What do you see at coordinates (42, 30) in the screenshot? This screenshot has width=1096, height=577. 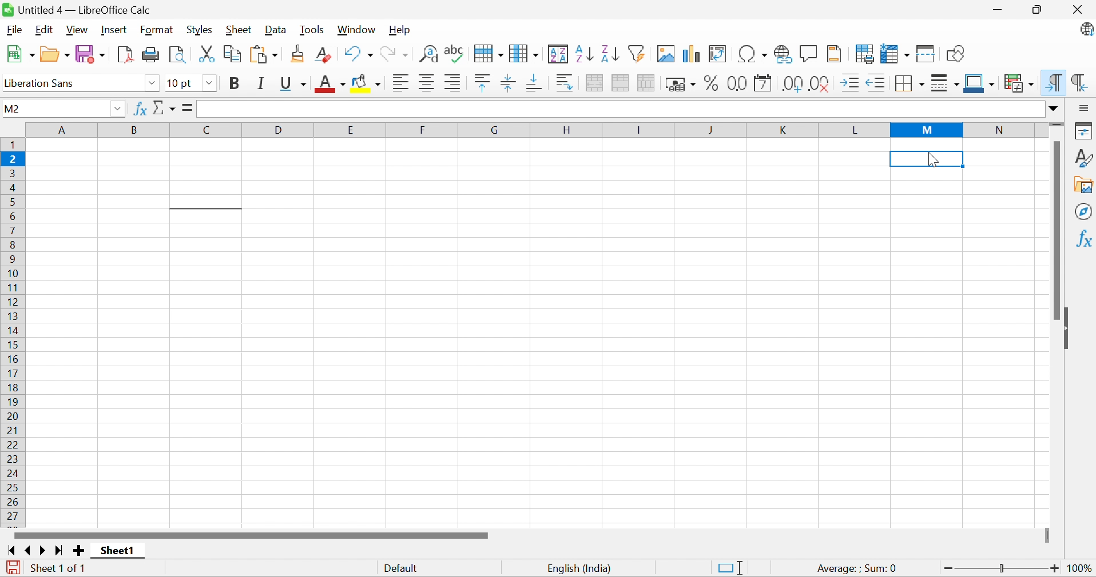 I see `Edit` at bounding box center [42, 30].